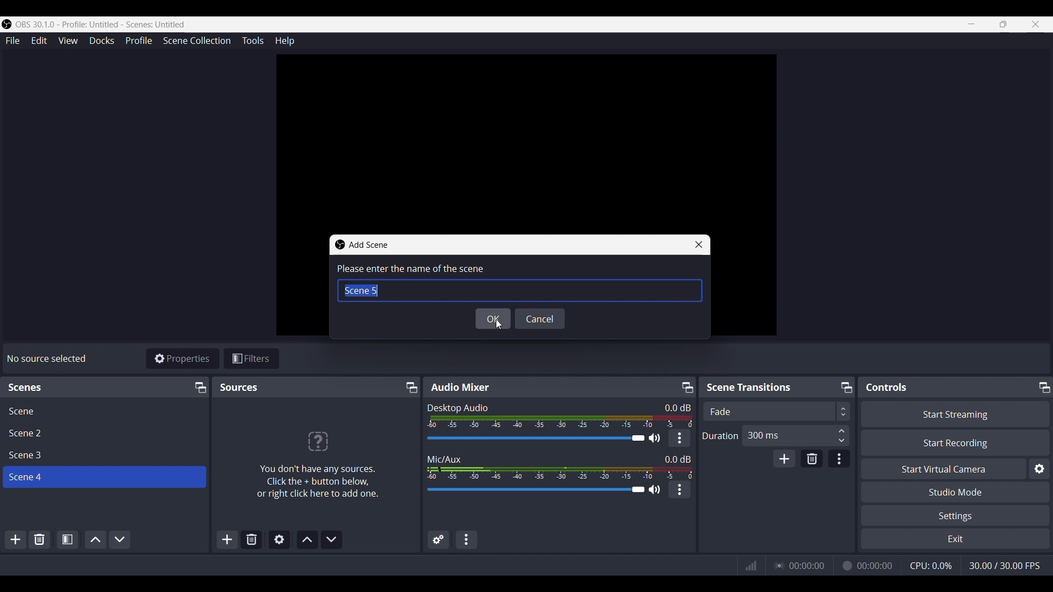 The height and width of the screenshot is (592, 1053). What do you see at coordinates (457, 407) in the screenshot?
I see `Desktop Audio ` at bounding box center [457, 407].